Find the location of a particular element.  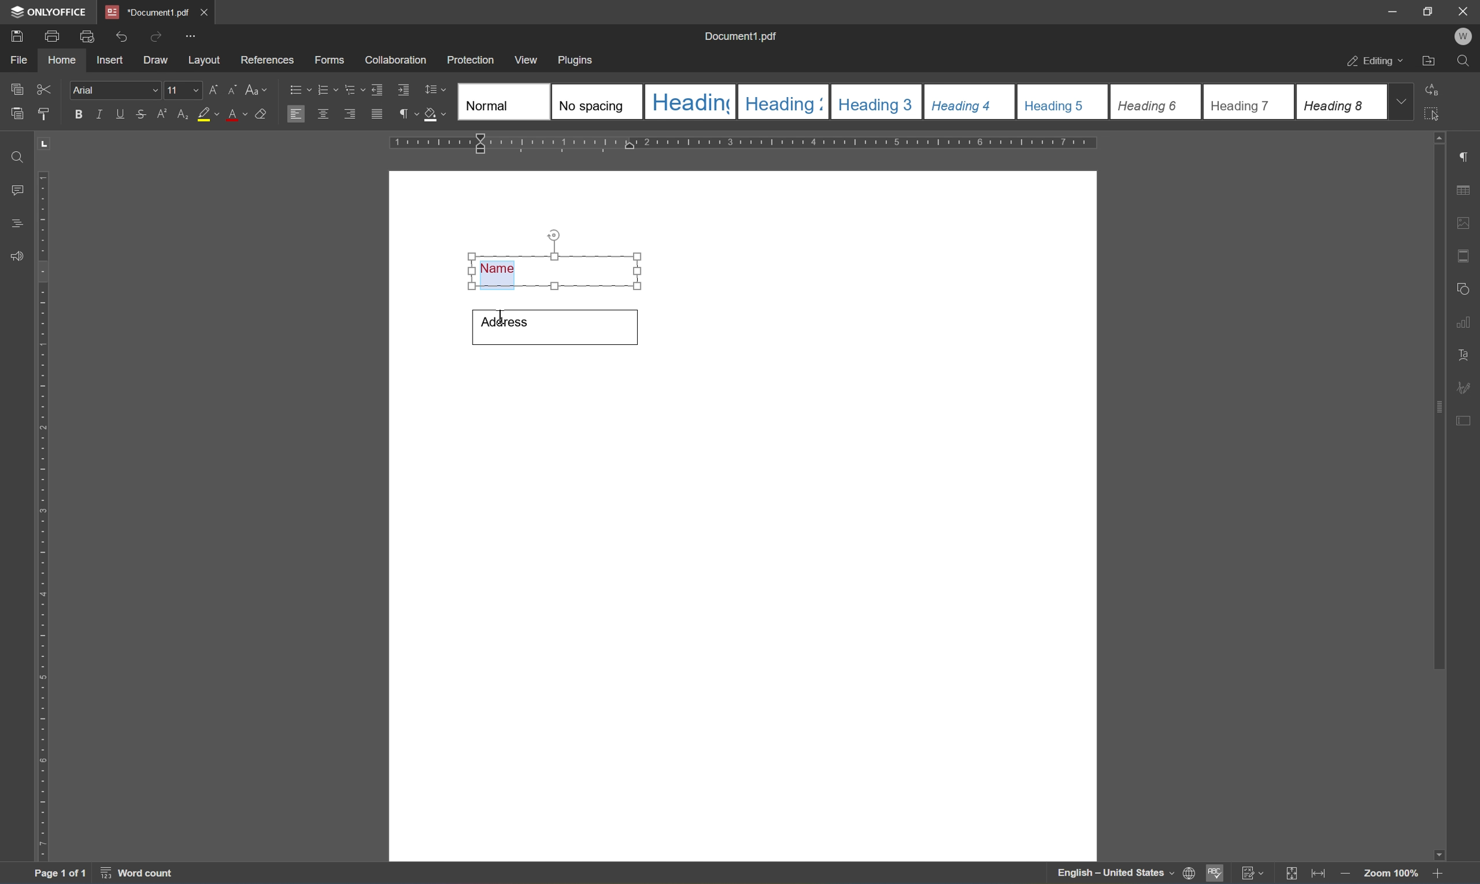

headings is located at coordinates (19, 220).